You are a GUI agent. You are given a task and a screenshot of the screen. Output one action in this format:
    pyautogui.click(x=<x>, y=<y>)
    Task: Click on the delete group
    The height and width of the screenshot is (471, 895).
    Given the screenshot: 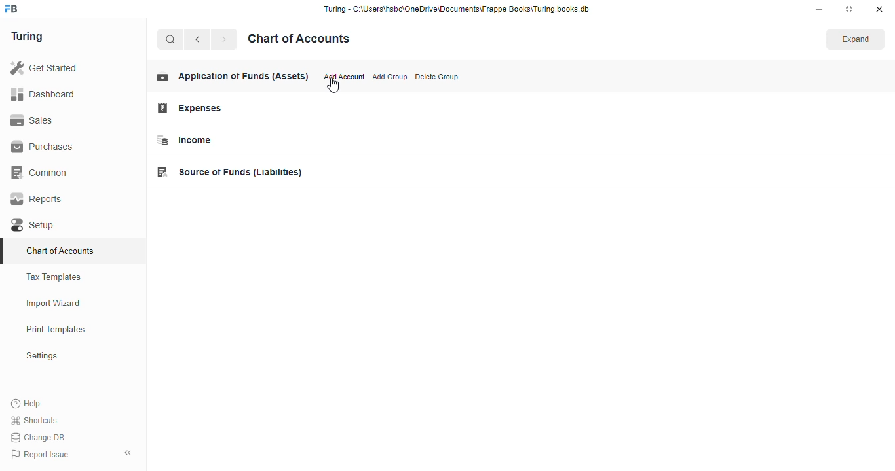 What is the action you would take?
    pyautogui.click(x=437, y=77)
    